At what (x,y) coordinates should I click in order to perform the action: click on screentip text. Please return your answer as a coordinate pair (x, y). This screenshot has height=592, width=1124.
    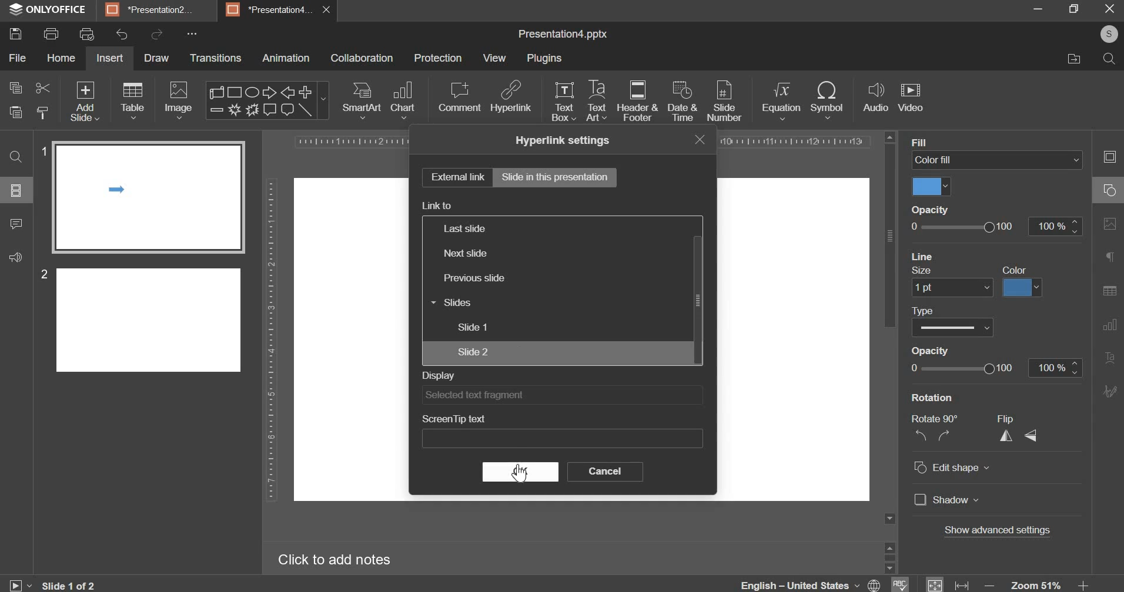
    Looking at the image, I should click on (557, 416).